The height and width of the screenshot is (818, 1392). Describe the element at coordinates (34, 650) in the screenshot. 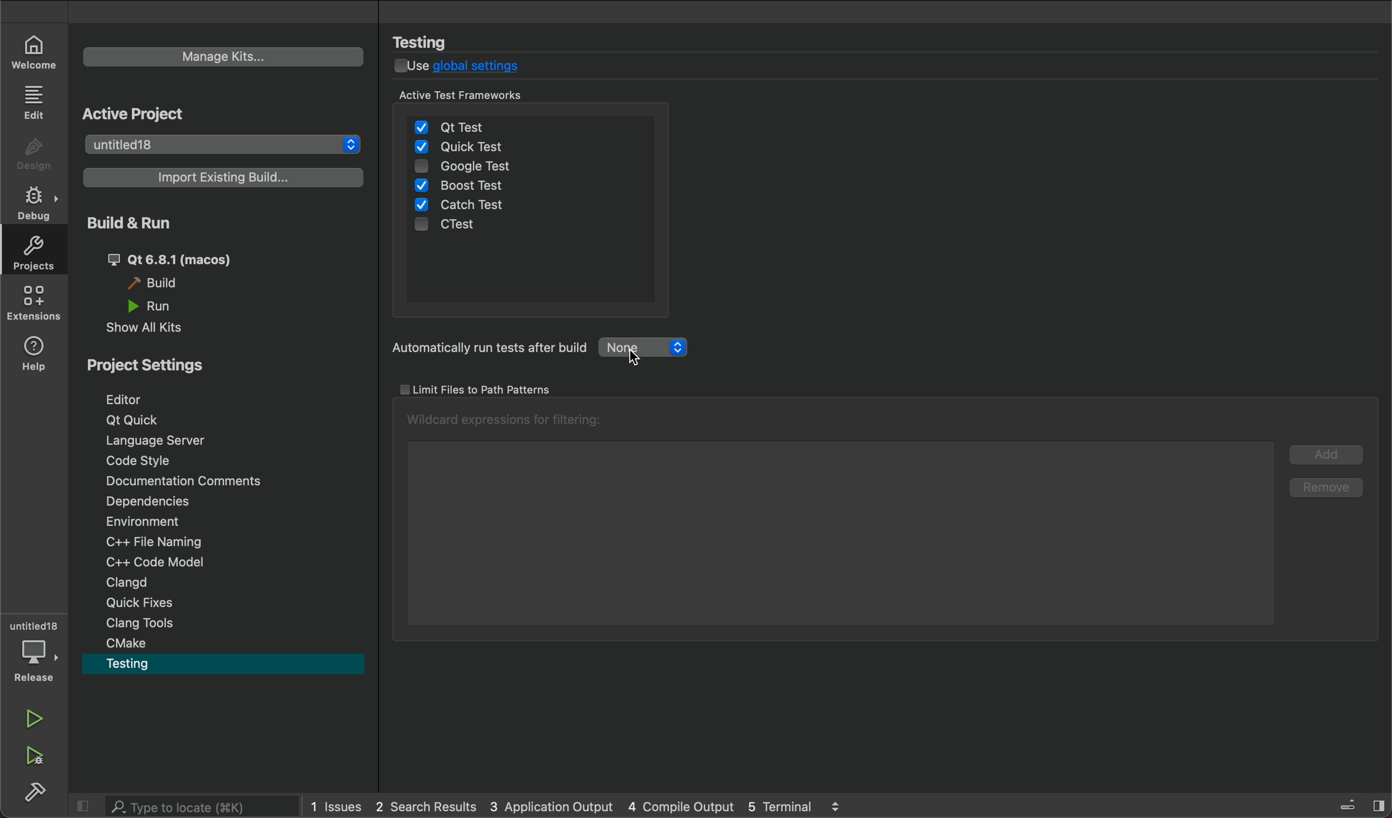

I see `debug` at that location.